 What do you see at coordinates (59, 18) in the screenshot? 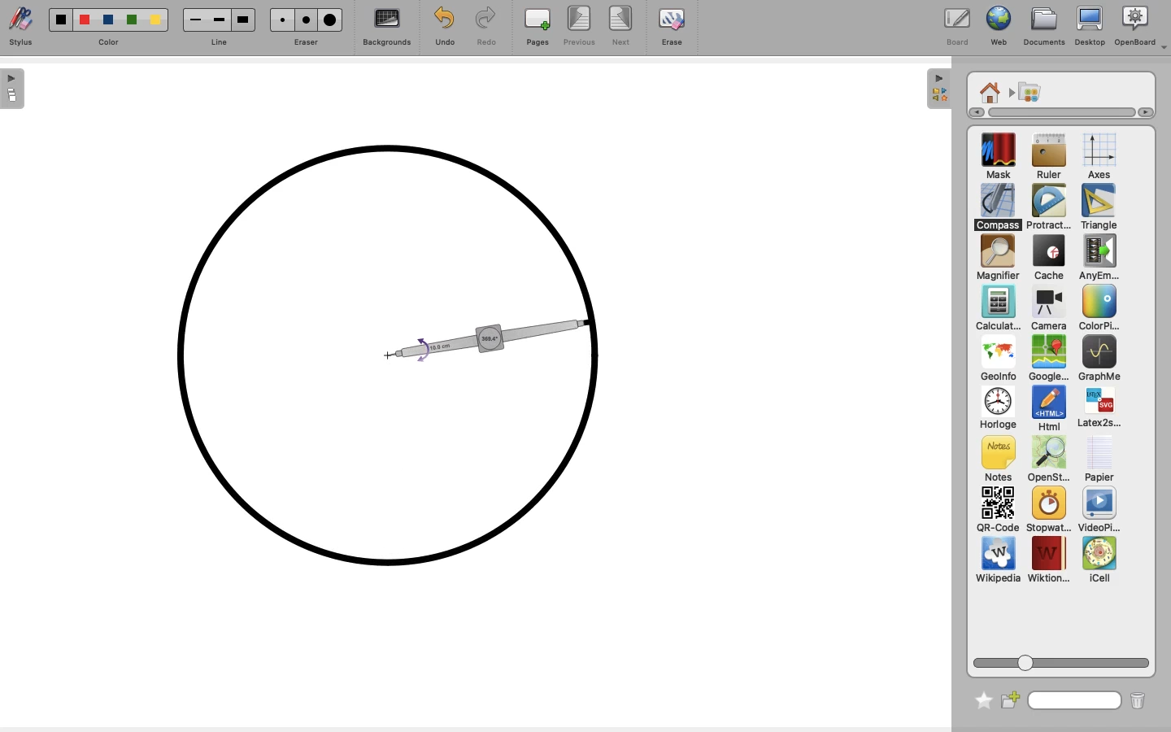
I see `color1` at bounding box center [59, 18].